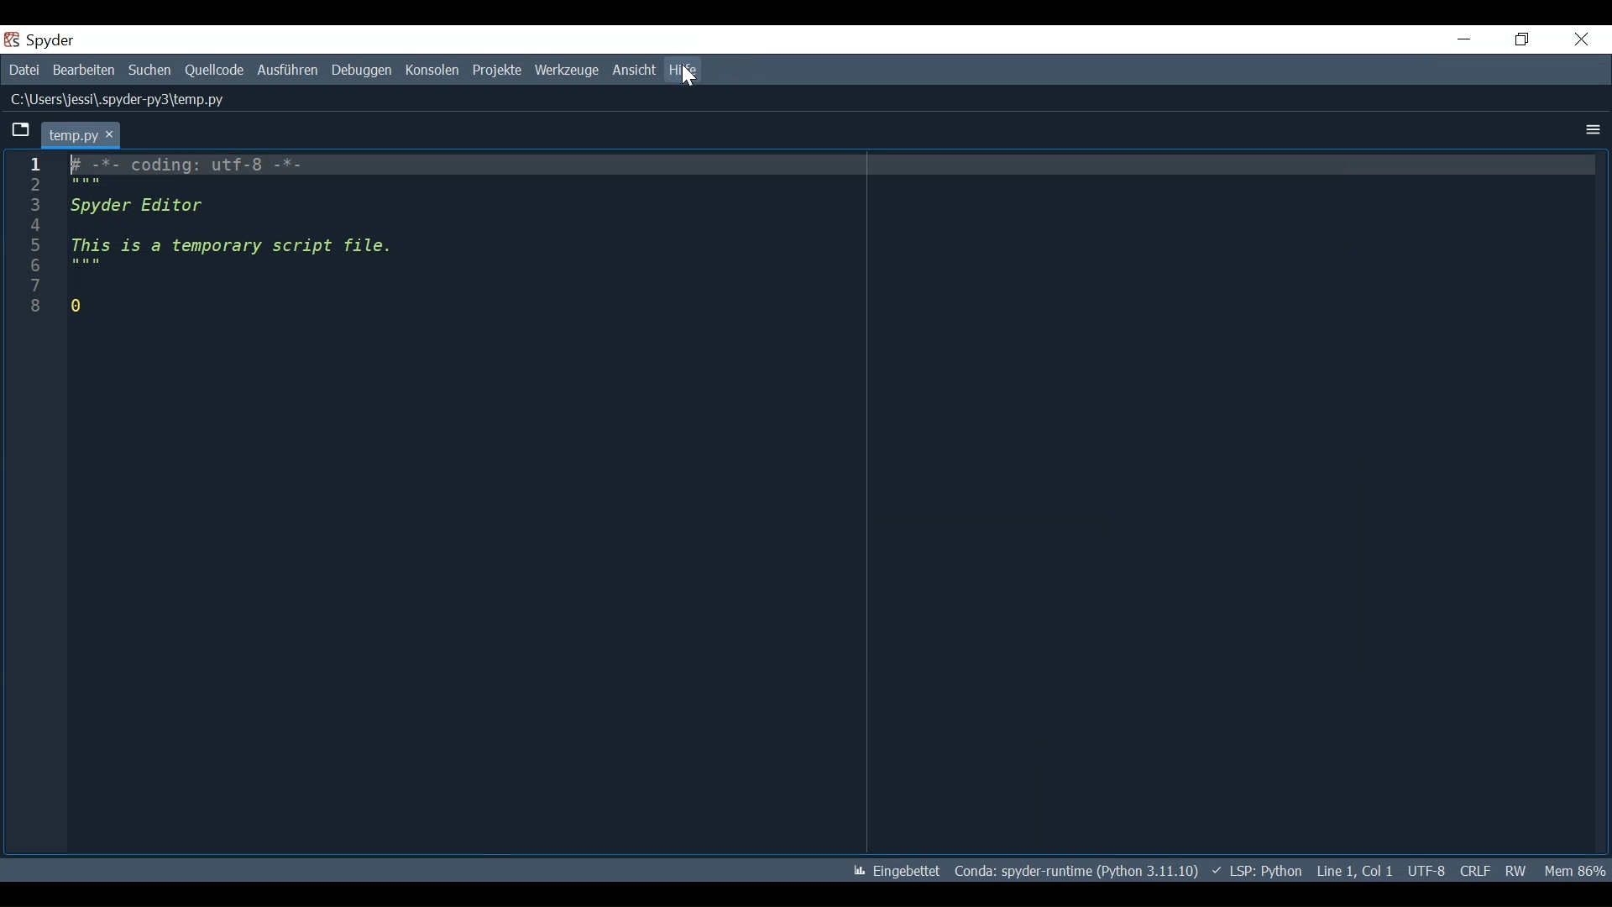 The image size is (1612, 907). I want to click on Cursor, so click(691, 76).